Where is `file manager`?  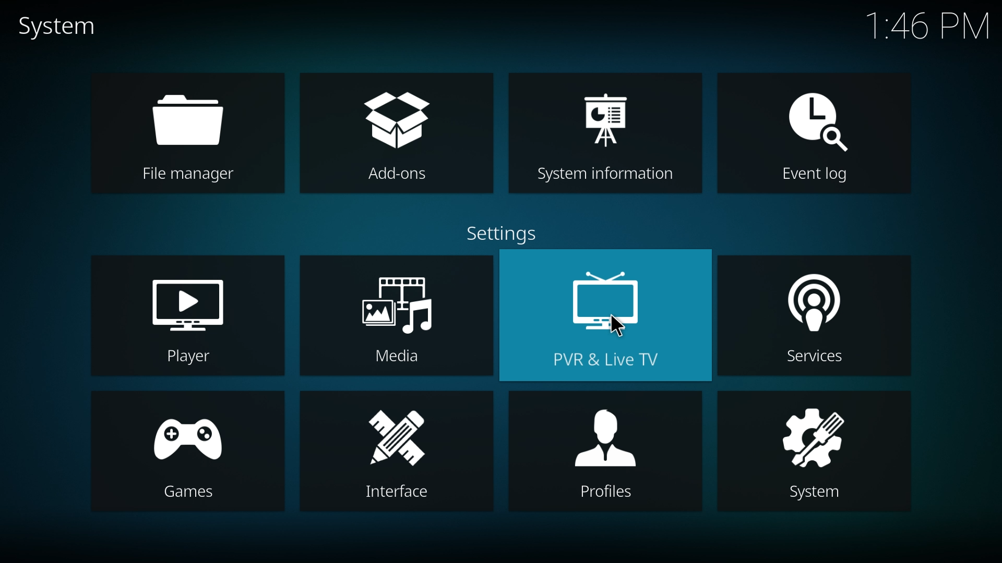
file manager is located at coordinates (192, 133).